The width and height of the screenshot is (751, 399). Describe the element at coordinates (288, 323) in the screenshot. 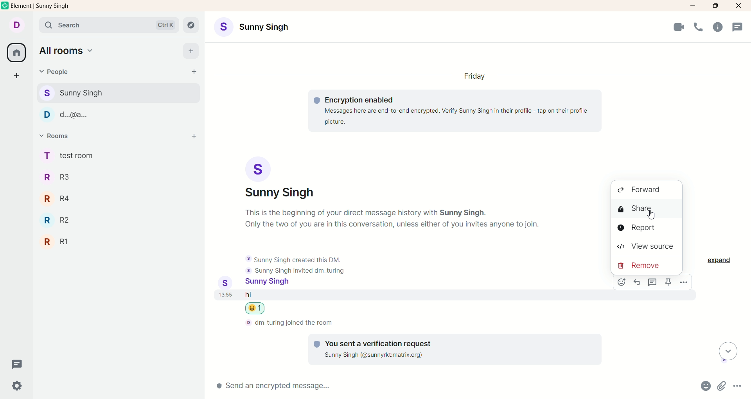

I see `text` at that location.